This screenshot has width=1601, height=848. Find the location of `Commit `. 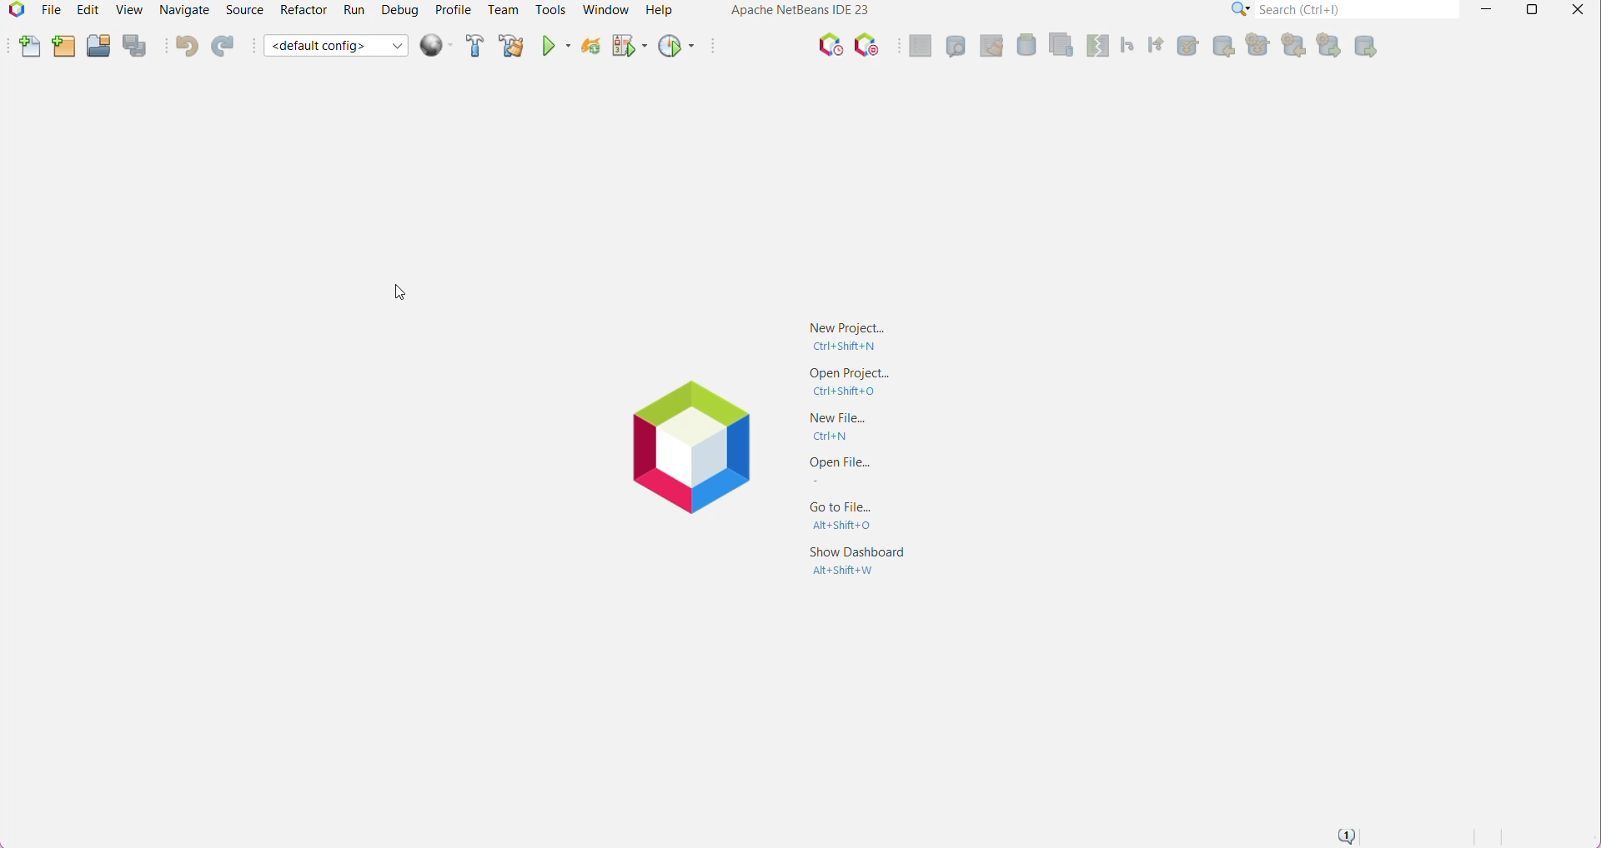

Commit  is located at coordinates (1026, 45).